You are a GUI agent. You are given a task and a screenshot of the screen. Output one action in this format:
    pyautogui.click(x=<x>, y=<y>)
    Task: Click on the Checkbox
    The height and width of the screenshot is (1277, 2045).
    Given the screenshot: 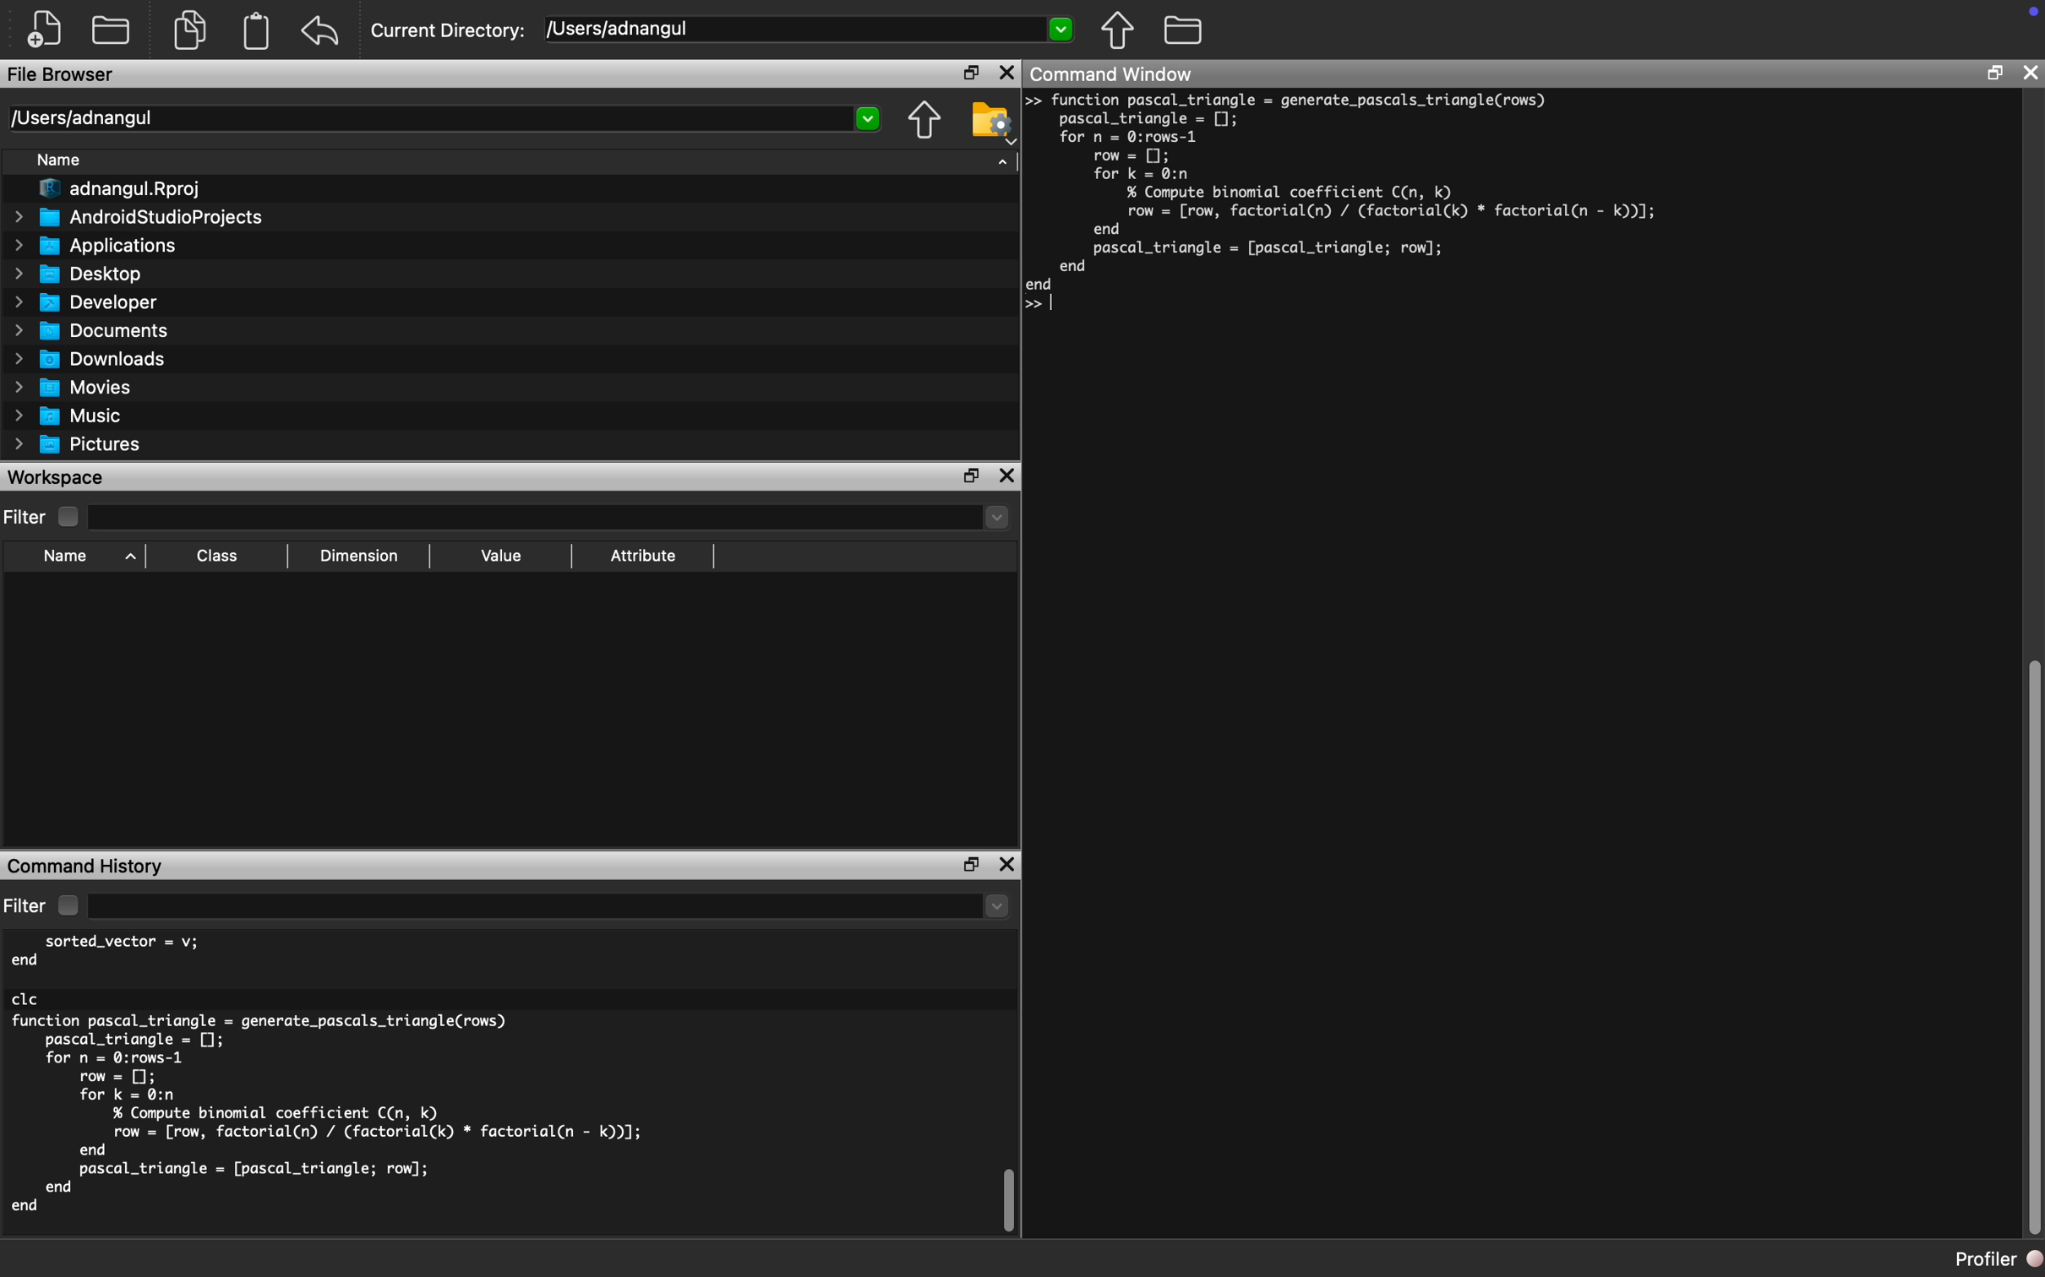 What is the action you would take?
    pyautogui.click(x=70, y=518)
    